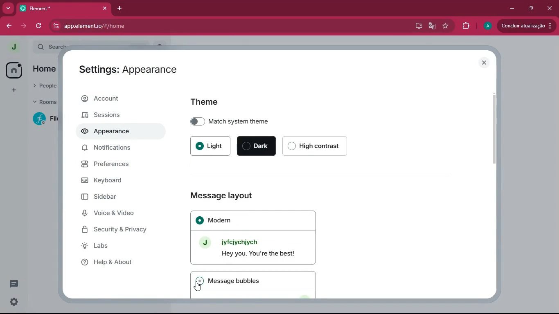  What do you see at coordinates (45, 119) in the screenshot?
I see `filecoin lotus implementation` at bounding box center [45, 119].